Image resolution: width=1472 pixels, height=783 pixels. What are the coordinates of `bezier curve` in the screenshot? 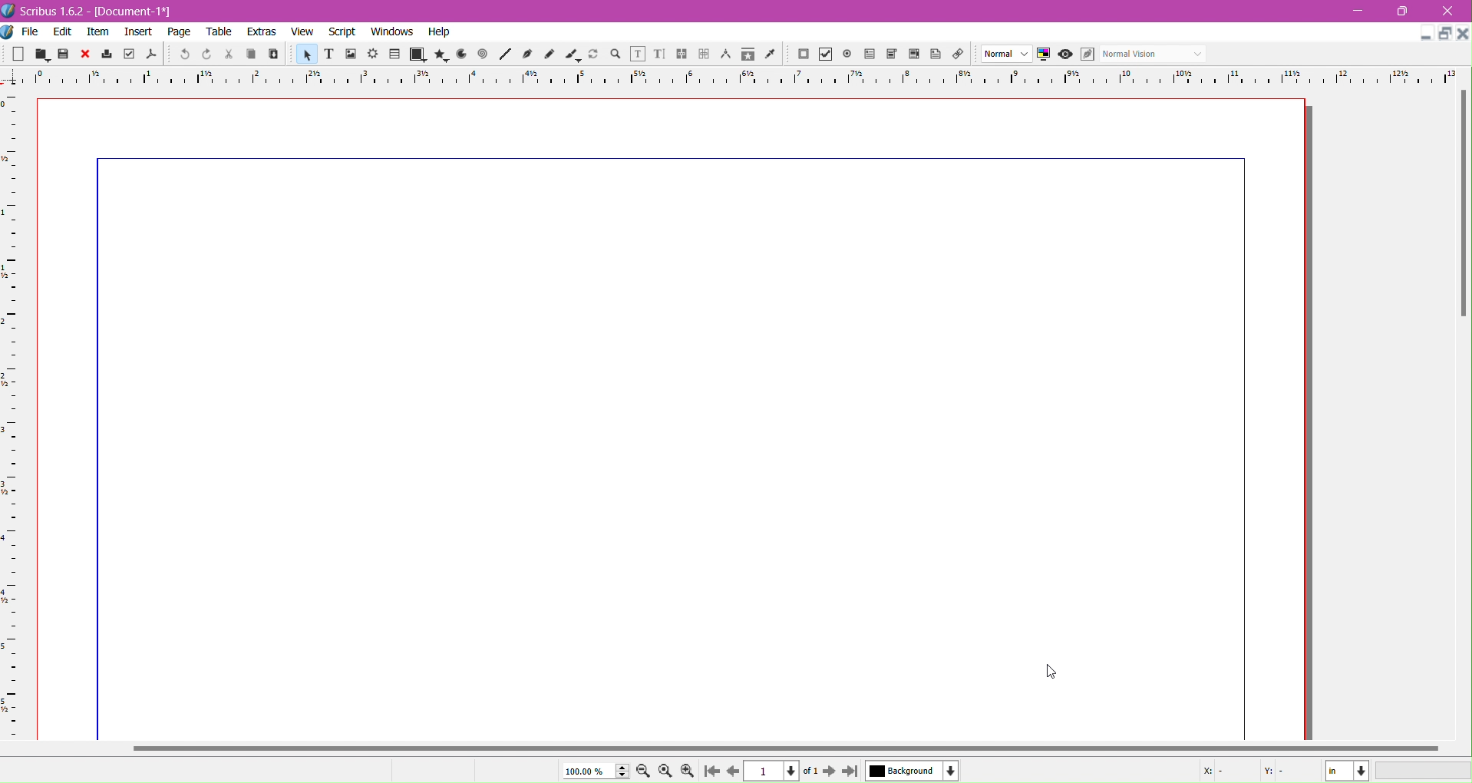 It's located at (529, 55).